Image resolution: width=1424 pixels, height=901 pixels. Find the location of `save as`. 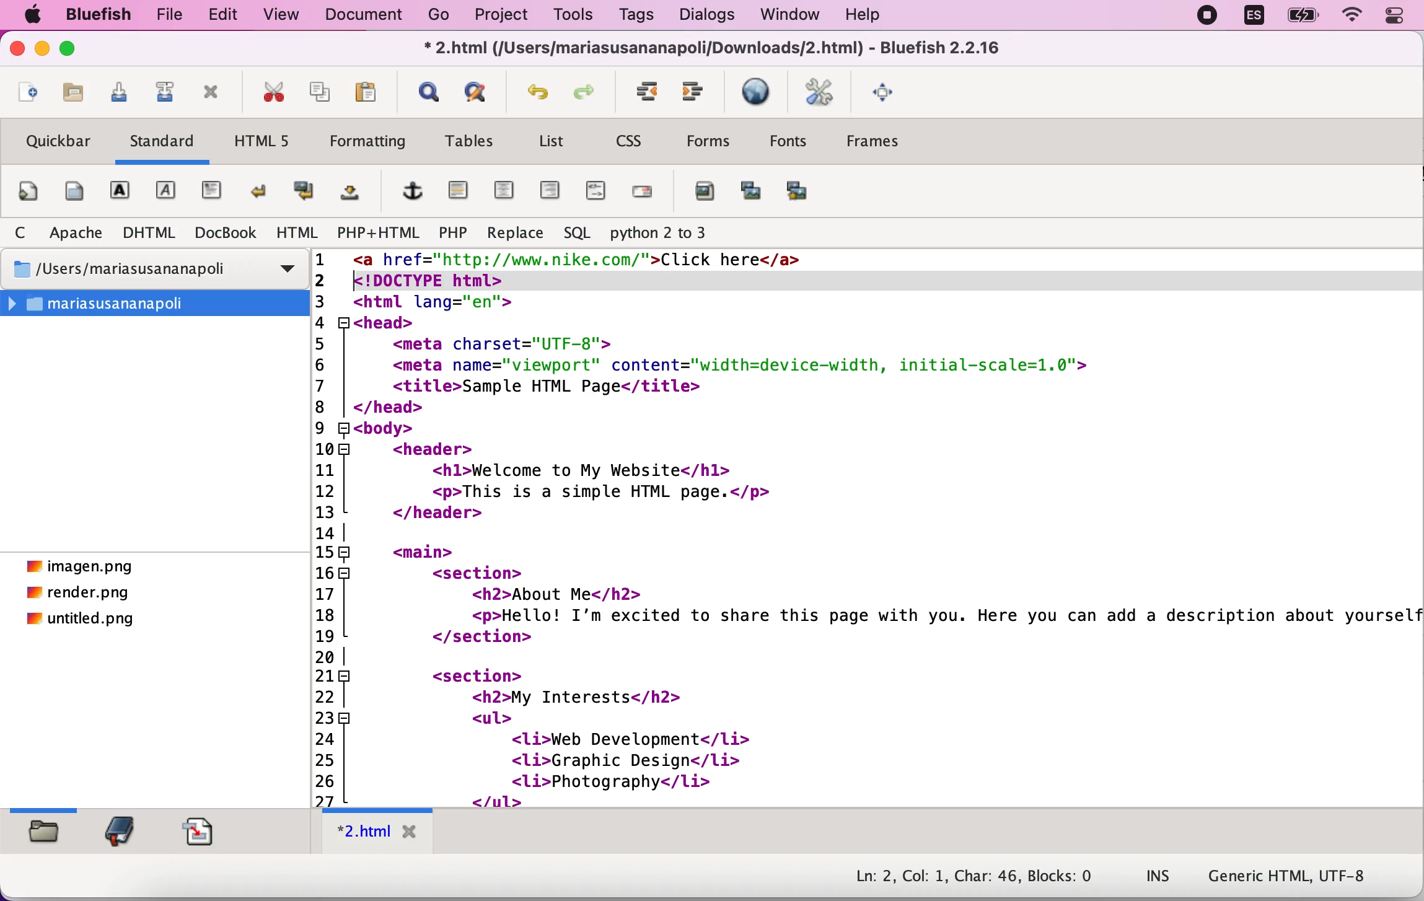

save as is located at coordinates (166, 90).